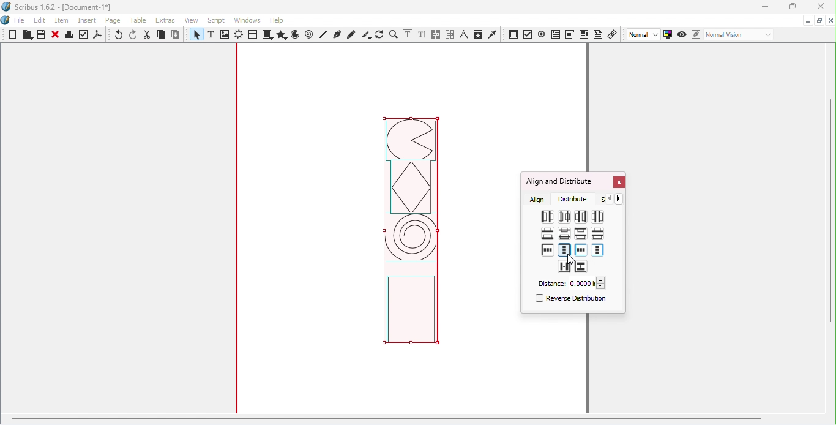 The image size is (836, 425). I want to click on Close document, so click(830, 21).